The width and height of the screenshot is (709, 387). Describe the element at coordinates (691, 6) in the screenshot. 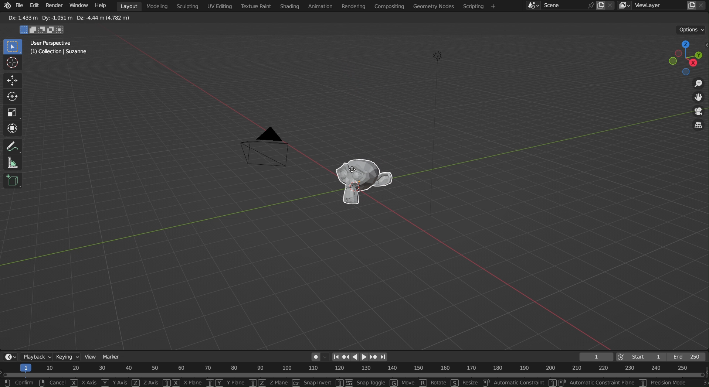

I see `files` at that location.